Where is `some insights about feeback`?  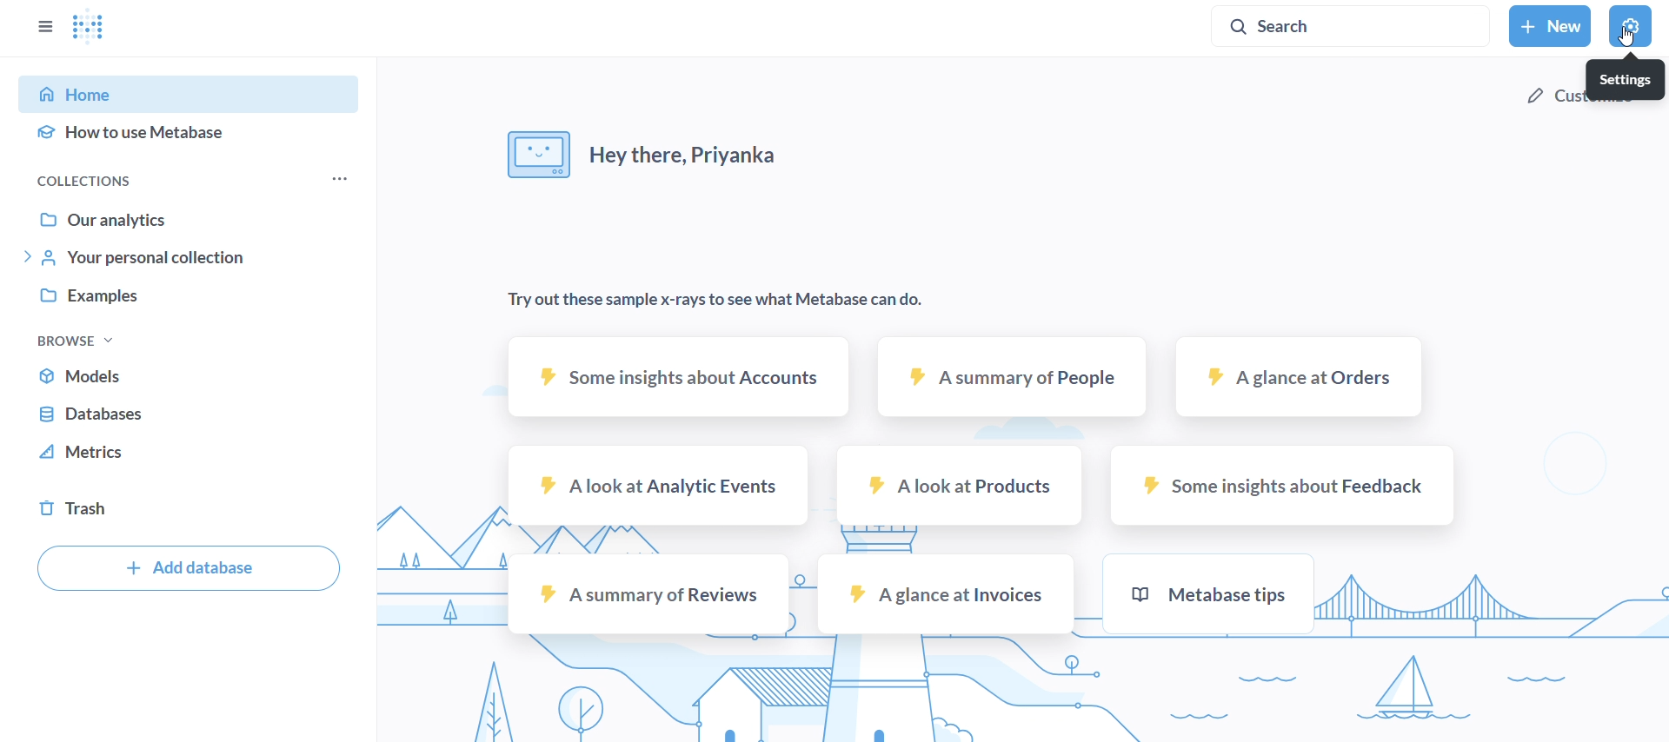
some insights about feeback is located at coordinates (1283, 485).